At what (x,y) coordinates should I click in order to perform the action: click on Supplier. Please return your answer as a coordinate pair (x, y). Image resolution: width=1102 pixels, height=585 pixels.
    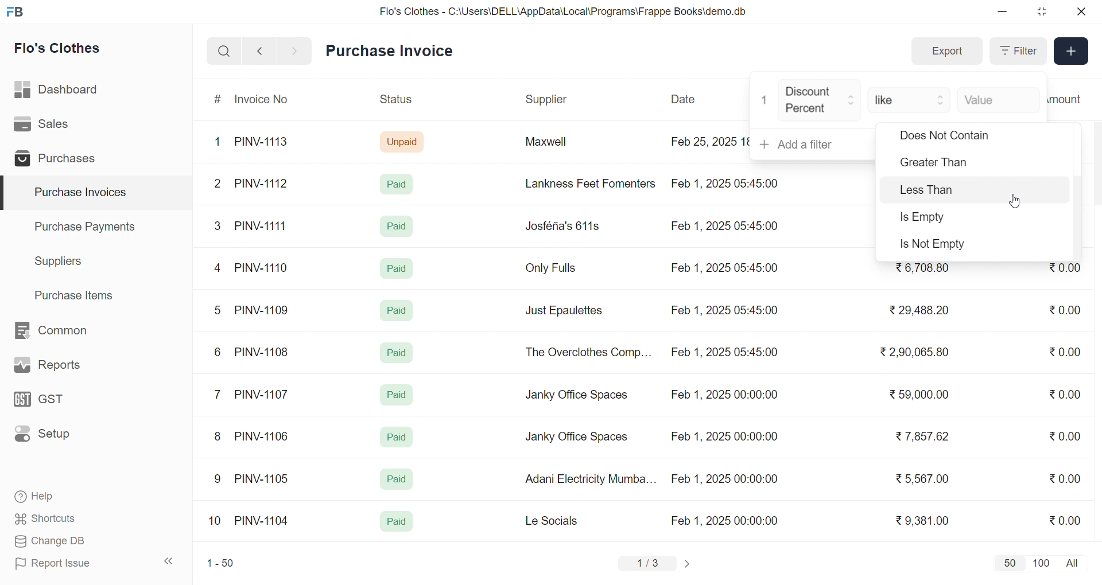
    Looking at the image, I should click on (548, 100).